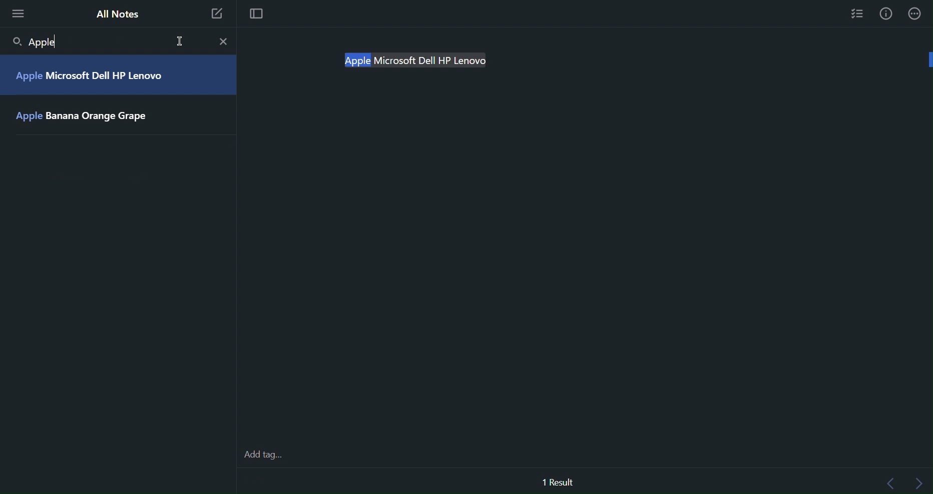  Describe the element at coordinates (101, 116) in the screenshot. I see `Banana Orange Grape` at that location.